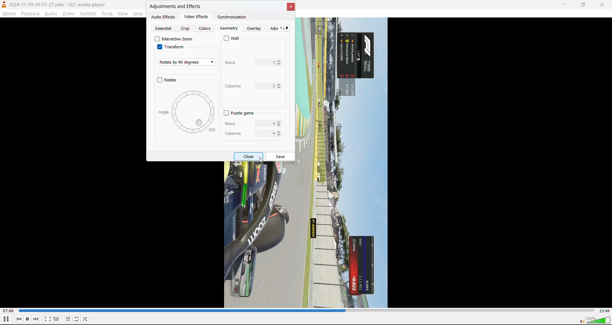 This screenshot has height=325, width=612. Describe the element at coordinates (163, 29) in the screenshot. I see `essential` at that location.